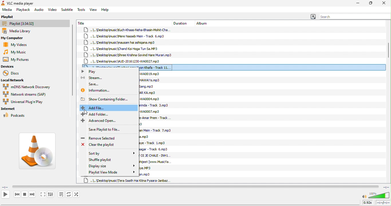 This screenshot has height=206, width=391. What do you see at coordinates (313, 17) in the screenshot?
I see `menu` at bounding box center [313, 17].